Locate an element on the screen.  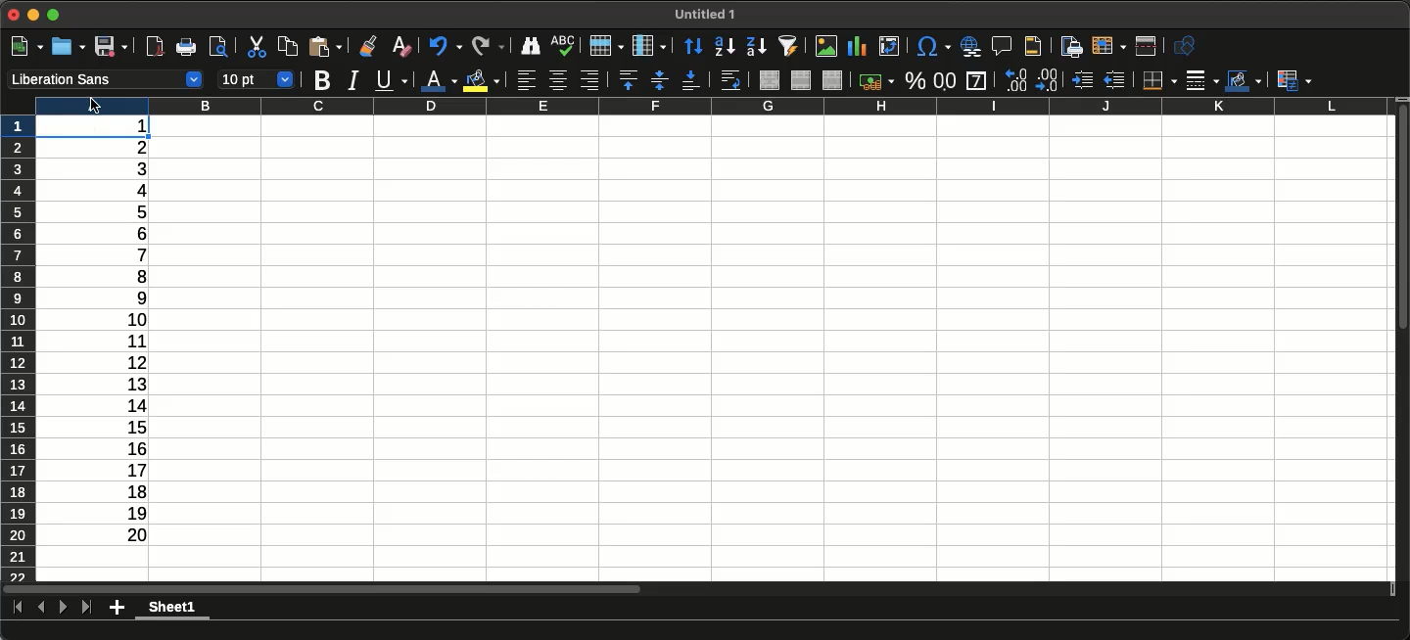
10 is located at coordinates (128, 319).